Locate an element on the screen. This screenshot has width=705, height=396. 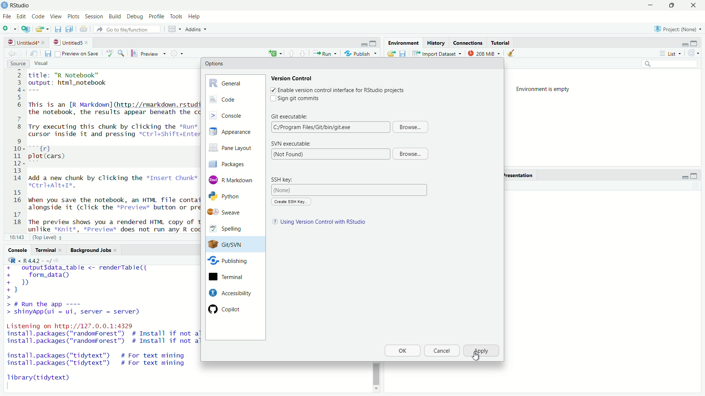
ABC is located at coordinates (115, 53).